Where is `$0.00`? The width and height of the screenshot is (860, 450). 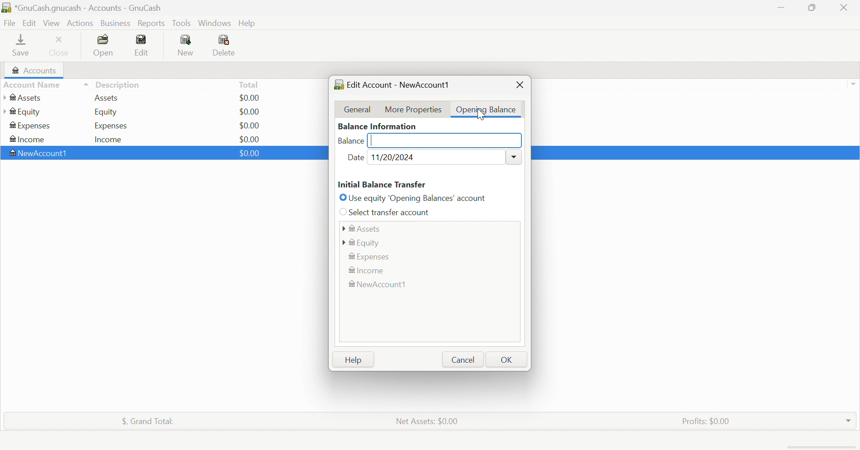 $0.00 is located at coordinates (249, 138).